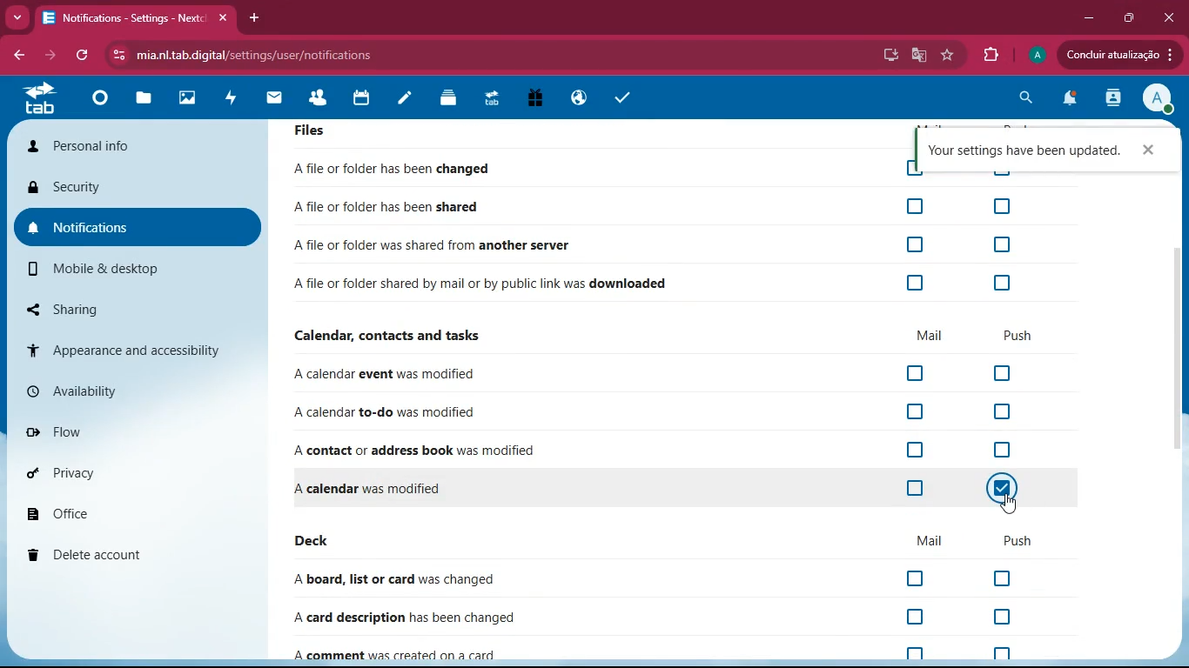  What do you see at coordinates (1001, 654) in the screenshot?
I see `off` at bounding box center [1001, 654].